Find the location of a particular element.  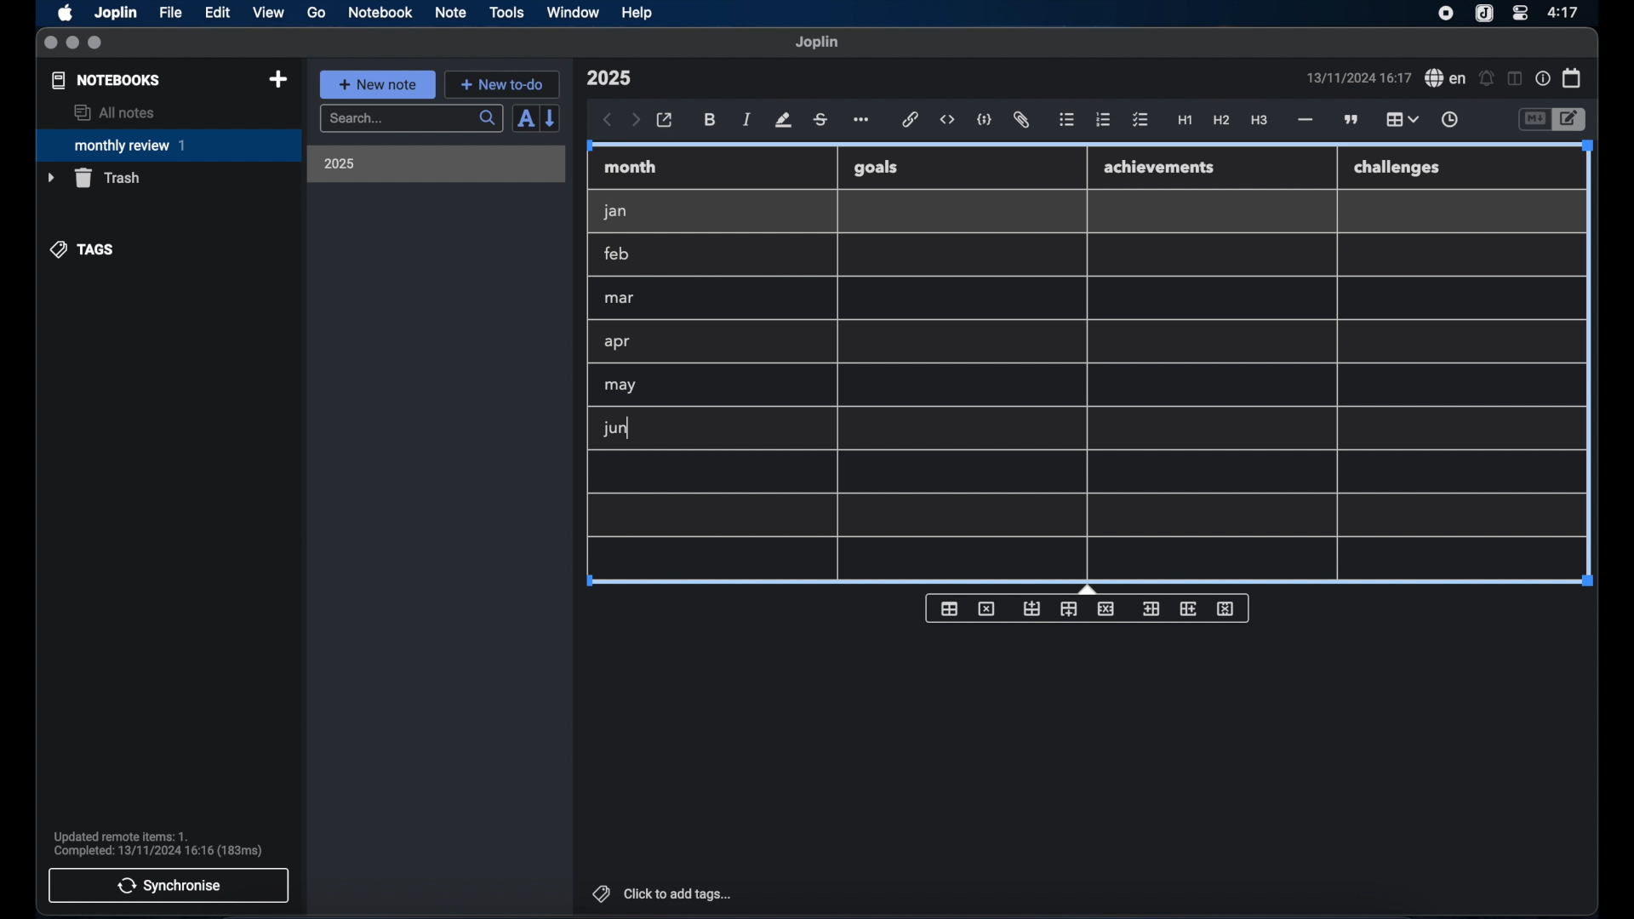

click to add tags is located at coordinates (664, 893).